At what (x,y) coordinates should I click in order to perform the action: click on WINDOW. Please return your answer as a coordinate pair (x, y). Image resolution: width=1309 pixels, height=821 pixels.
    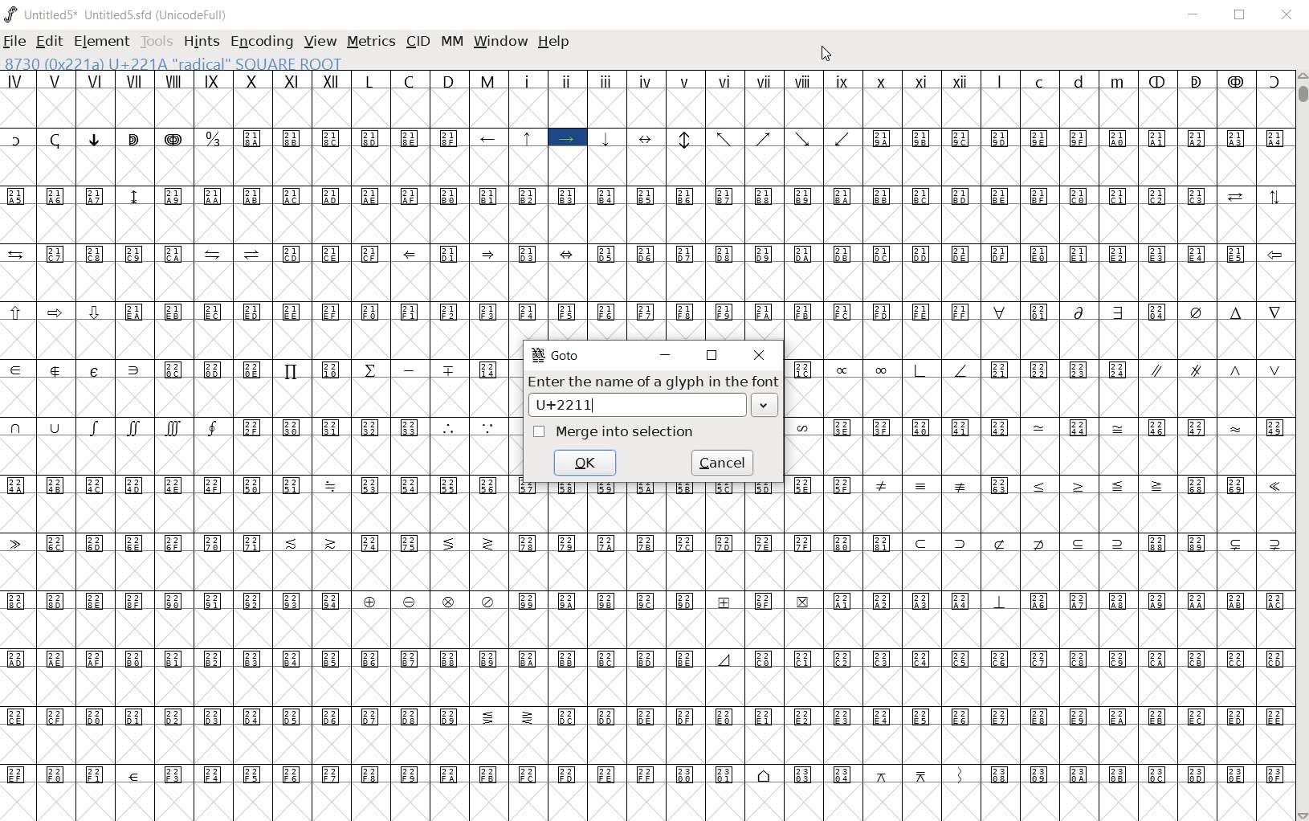
    Looking at the image, I should click on (500, 42).